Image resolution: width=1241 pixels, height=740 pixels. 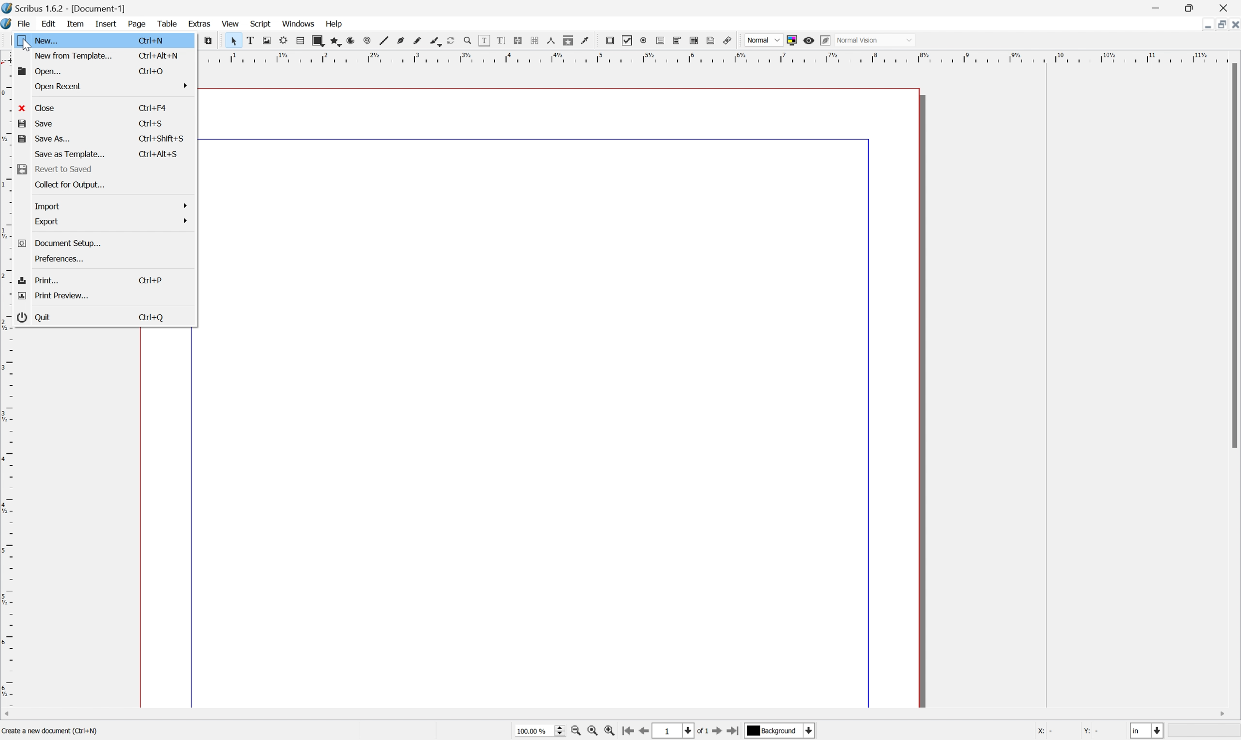 What do you see at coordinates (299, 24) in the screenshot?
I see `Windows` at bounding box center [299, 24].